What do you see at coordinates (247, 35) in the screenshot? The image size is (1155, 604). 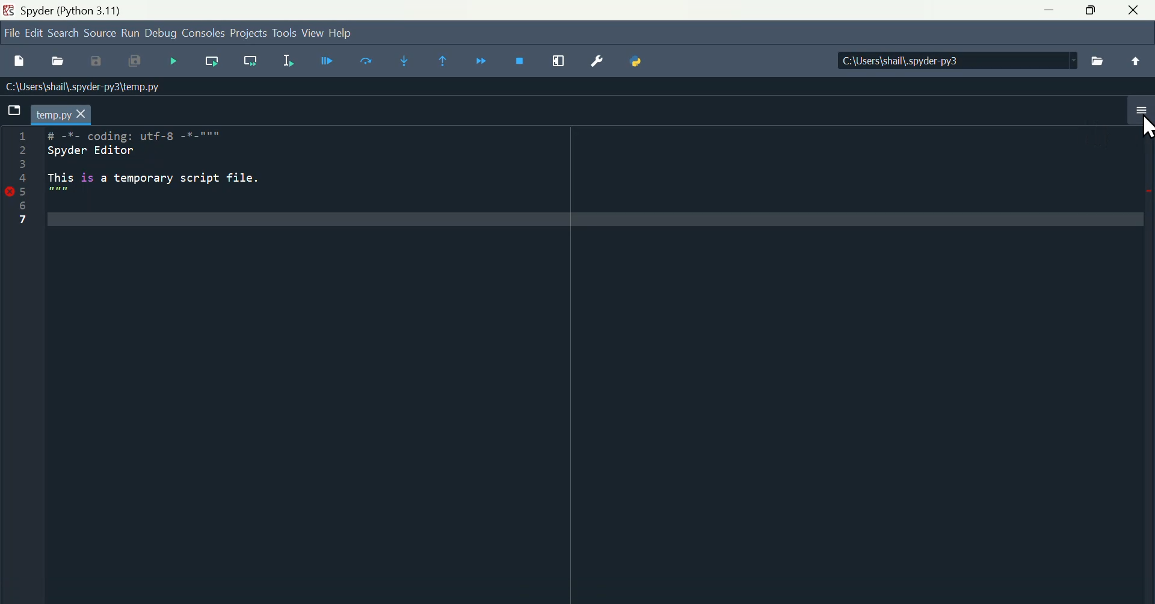 I see `Projects` at bounding box center [247, 35].